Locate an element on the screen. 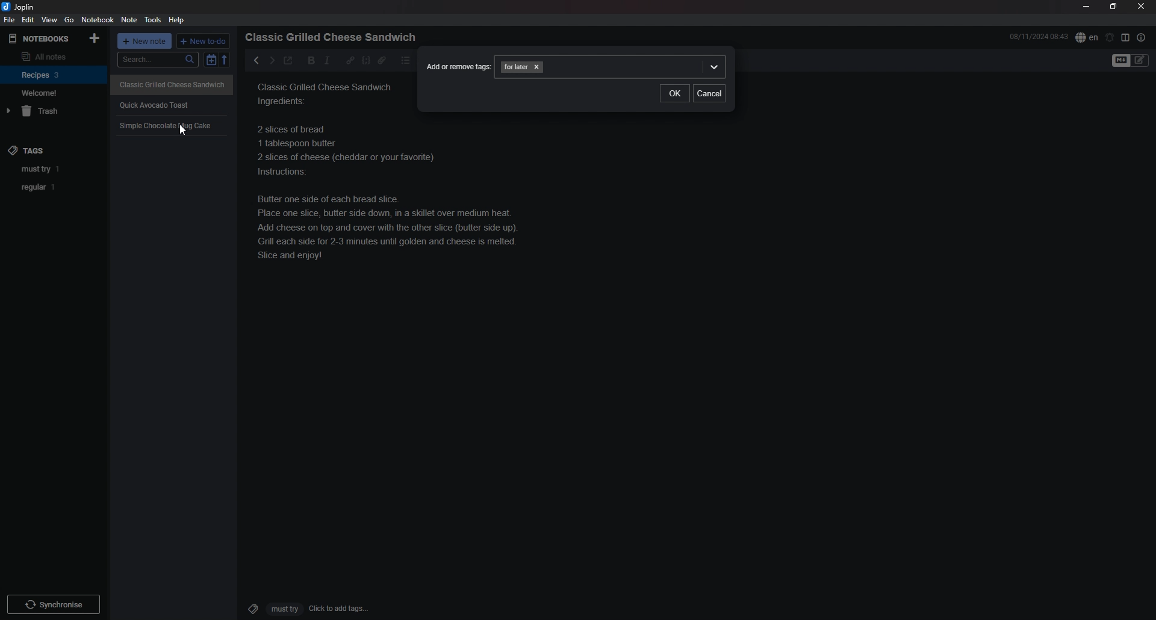  notebooks is located at coordinates (40, 39).